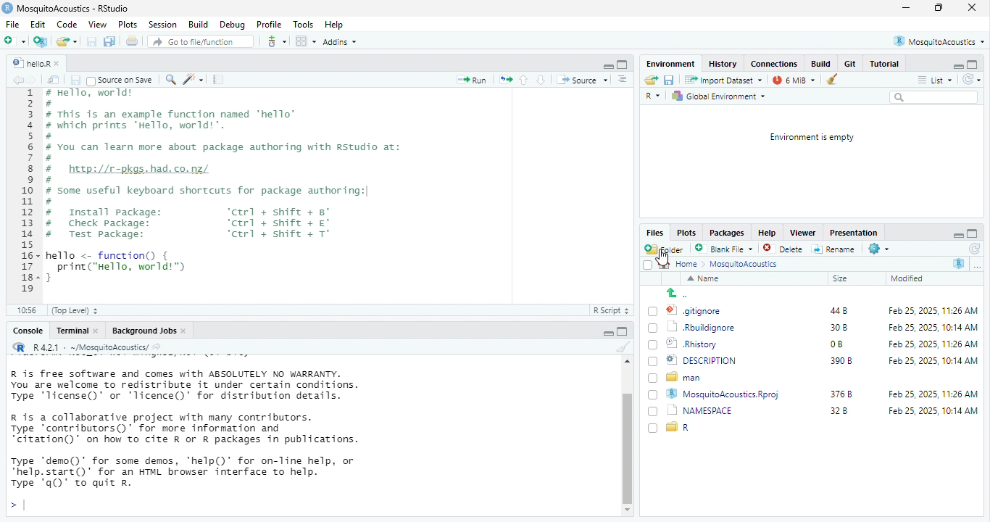 Image resolution: width=990 pixels, height=522 pixels. I want to click on 3908, so click(841, 362).